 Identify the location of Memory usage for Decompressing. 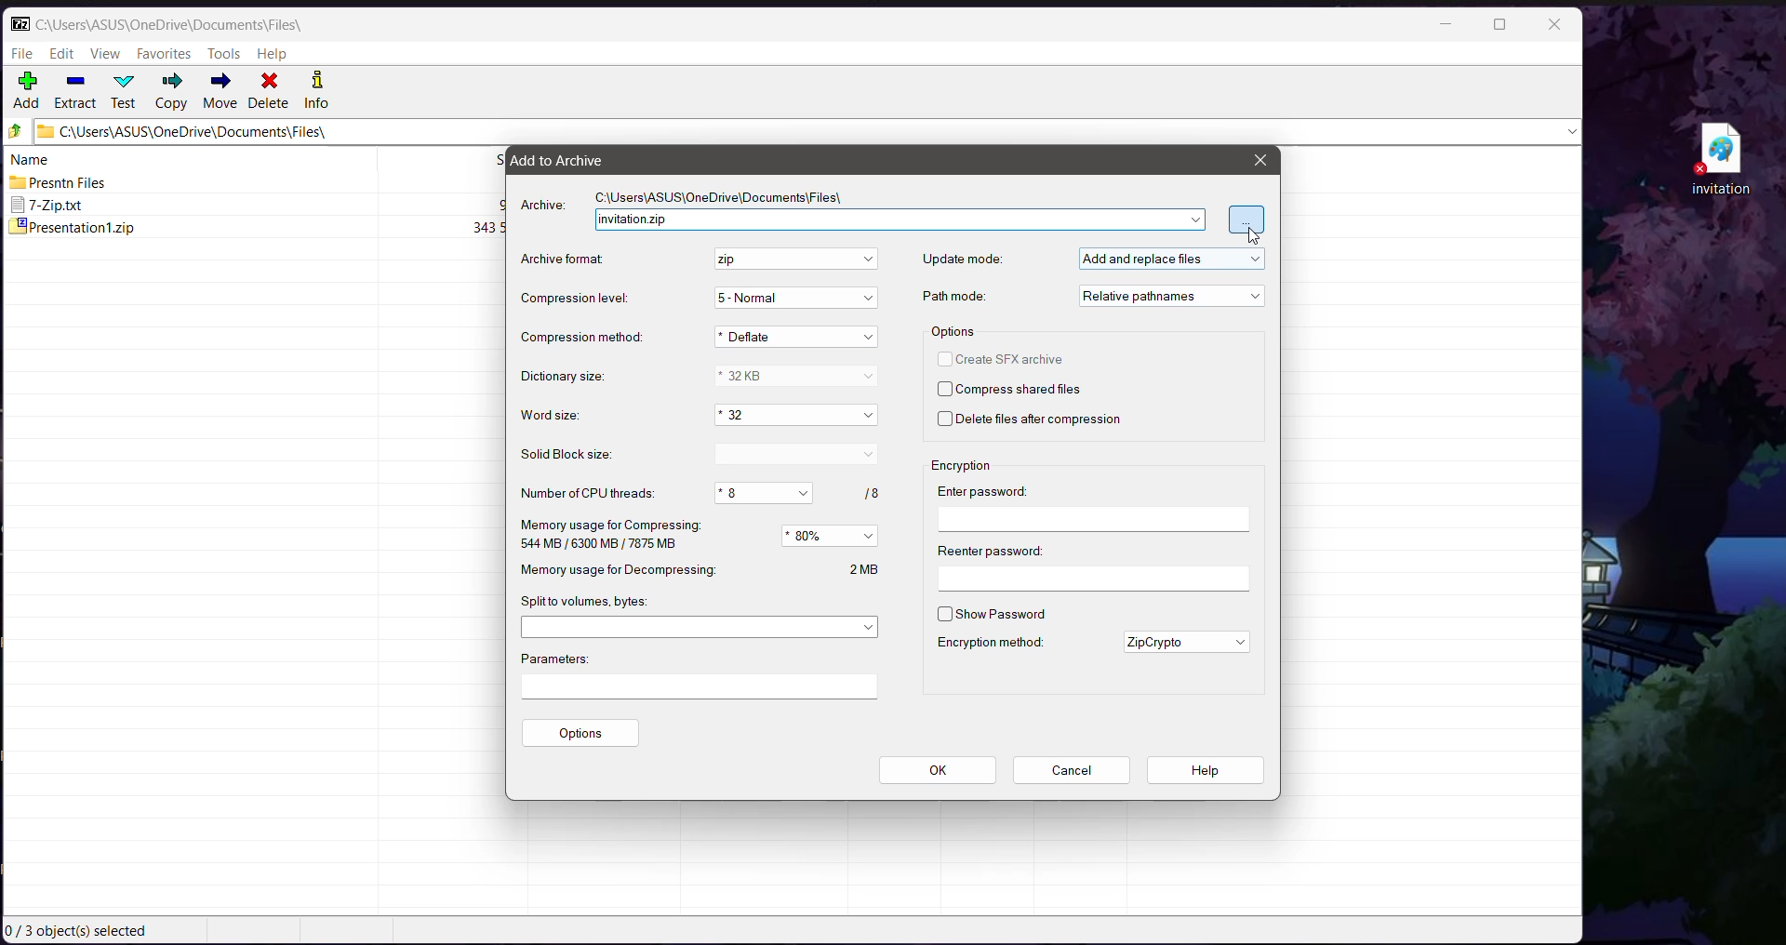
(700, 570).